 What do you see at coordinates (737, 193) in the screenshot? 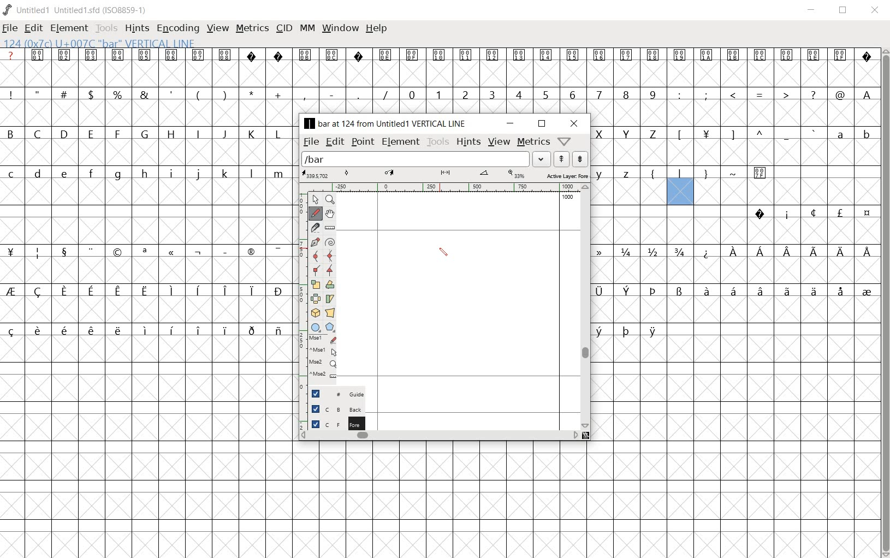
I see `empty cells` at bounding box center [737, 193].